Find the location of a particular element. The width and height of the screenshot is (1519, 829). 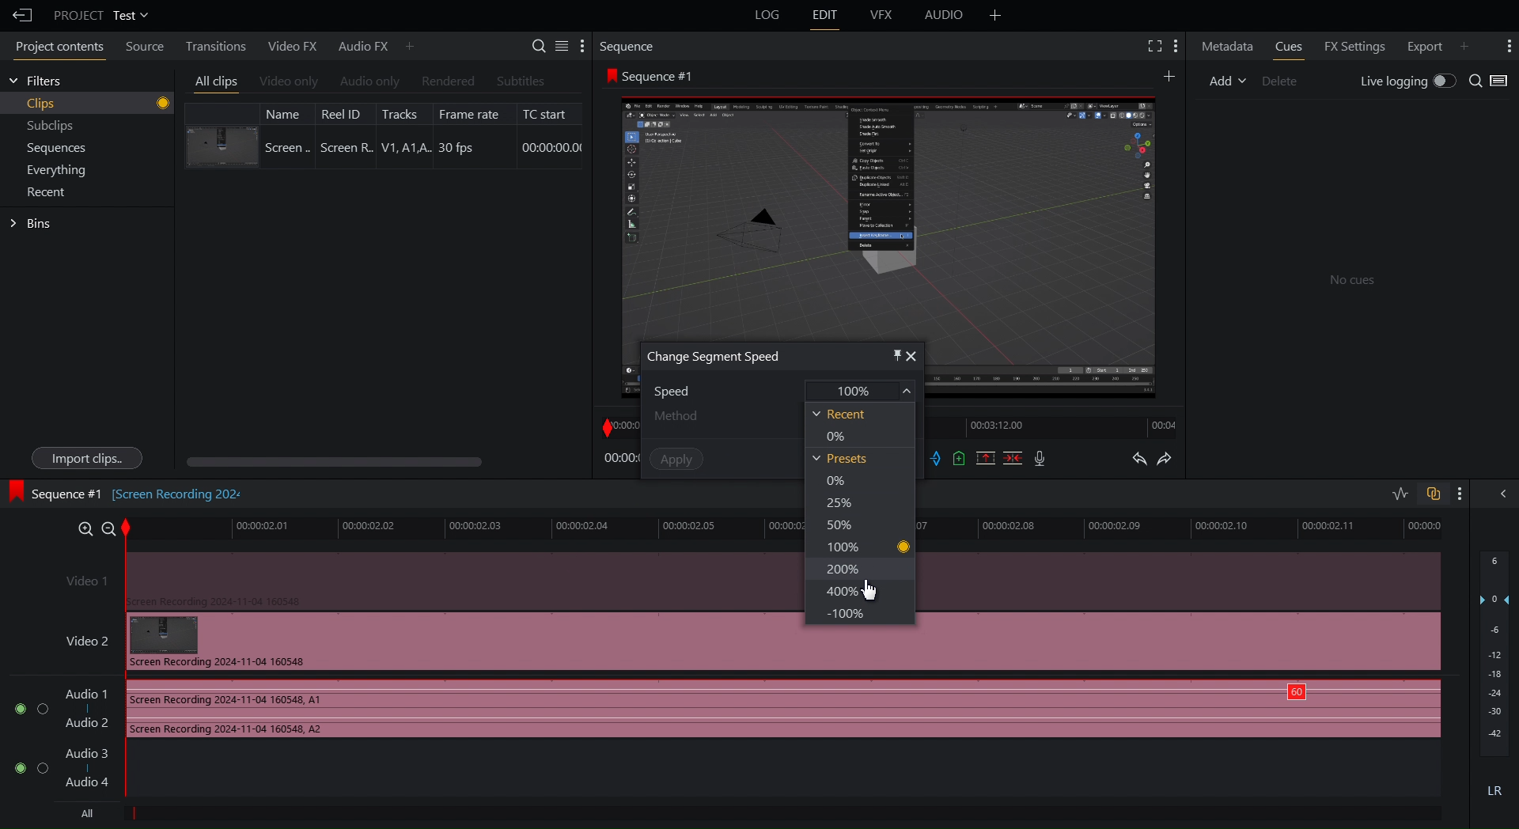

More is located at coordinates (995, 15).